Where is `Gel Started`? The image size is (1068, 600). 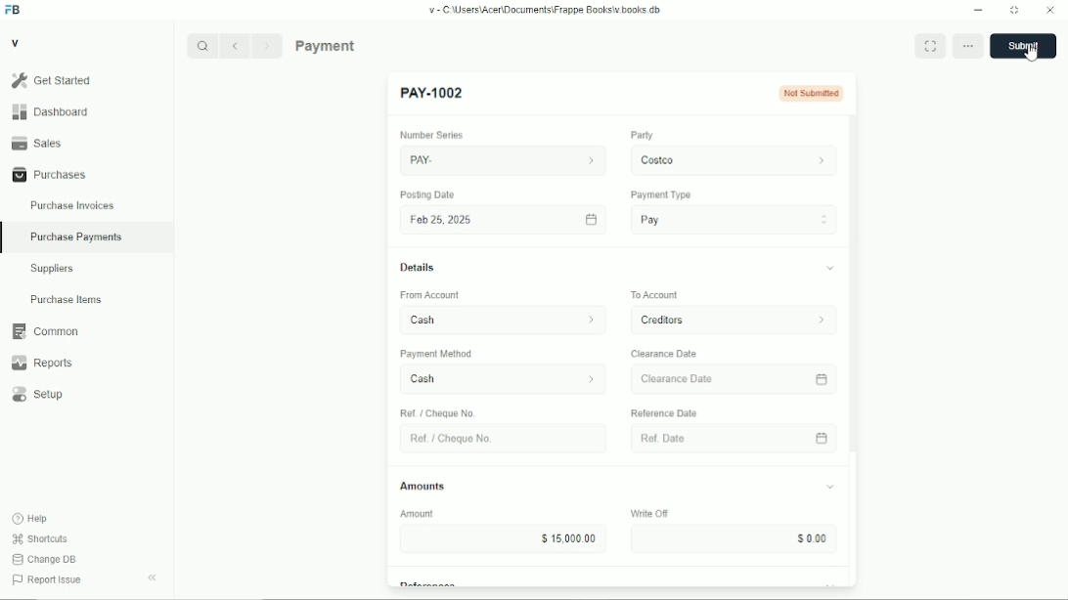 Gel Started is located at coordinates (86, 80).